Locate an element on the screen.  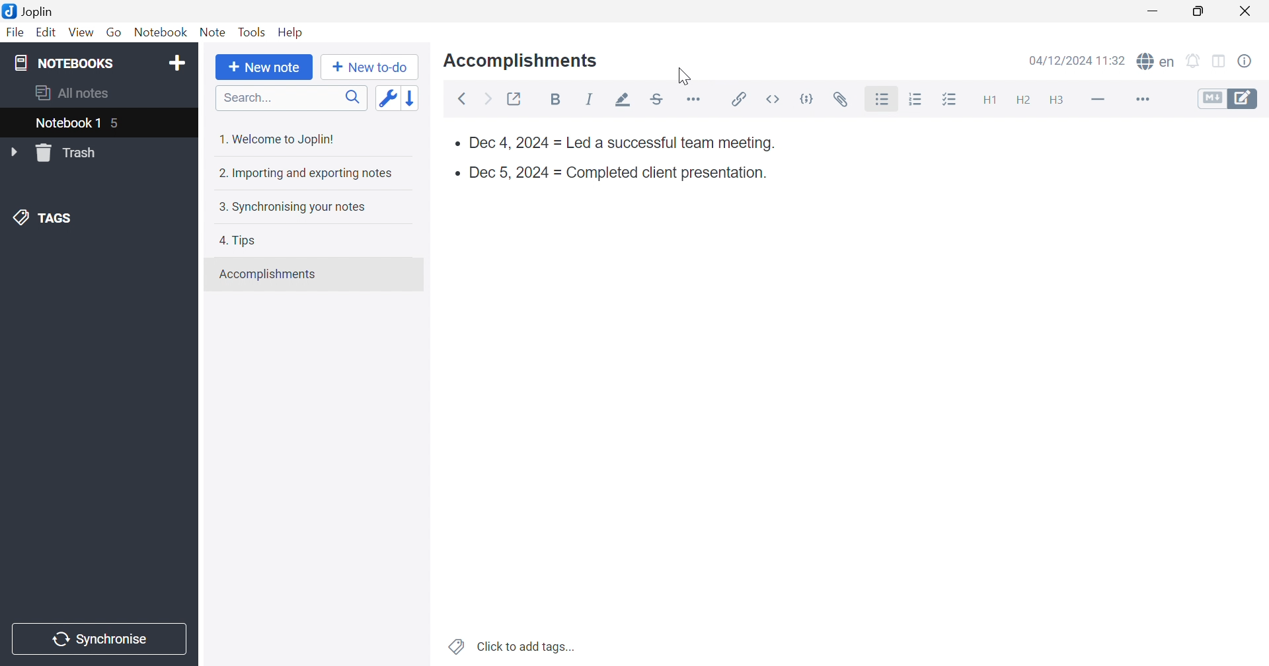
Go is located at coordinates (116, 33).